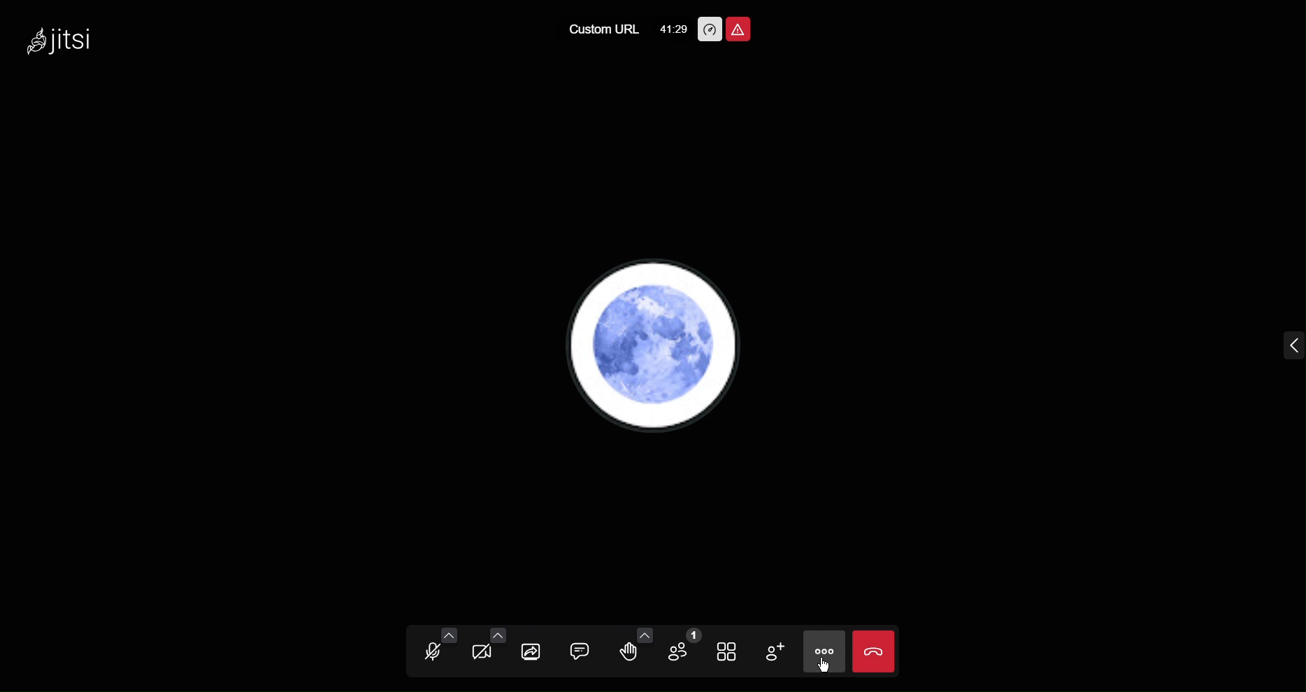 The image size is (1306, 692). What do you see at coordinates (433, 649) in the screenshot?
I see `Audio` at bounding box center [433, 649].